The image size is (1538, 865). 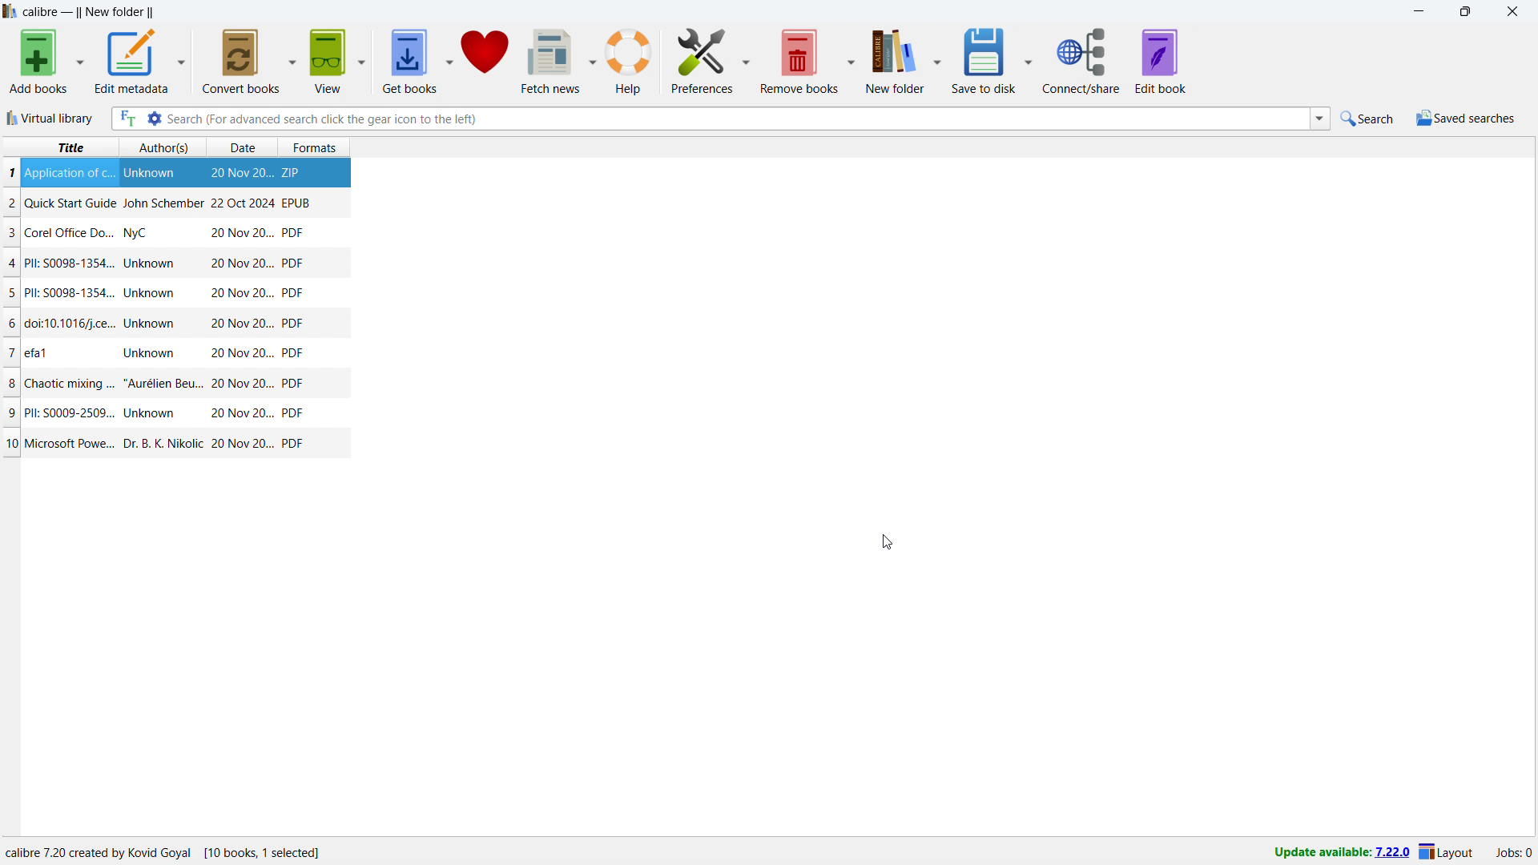 What do you see at coordinates (296, 202) in the screenshot?
I see `EPUB` at bounding box center [296, 202].